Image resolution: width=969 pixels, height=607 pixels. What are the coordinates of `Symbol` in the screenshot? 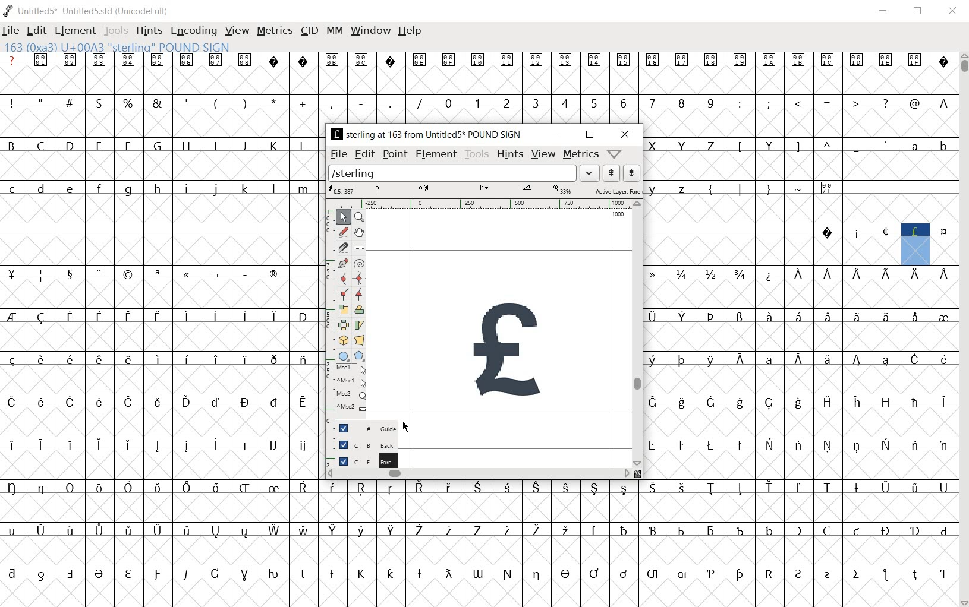 It's located at (14, 360).